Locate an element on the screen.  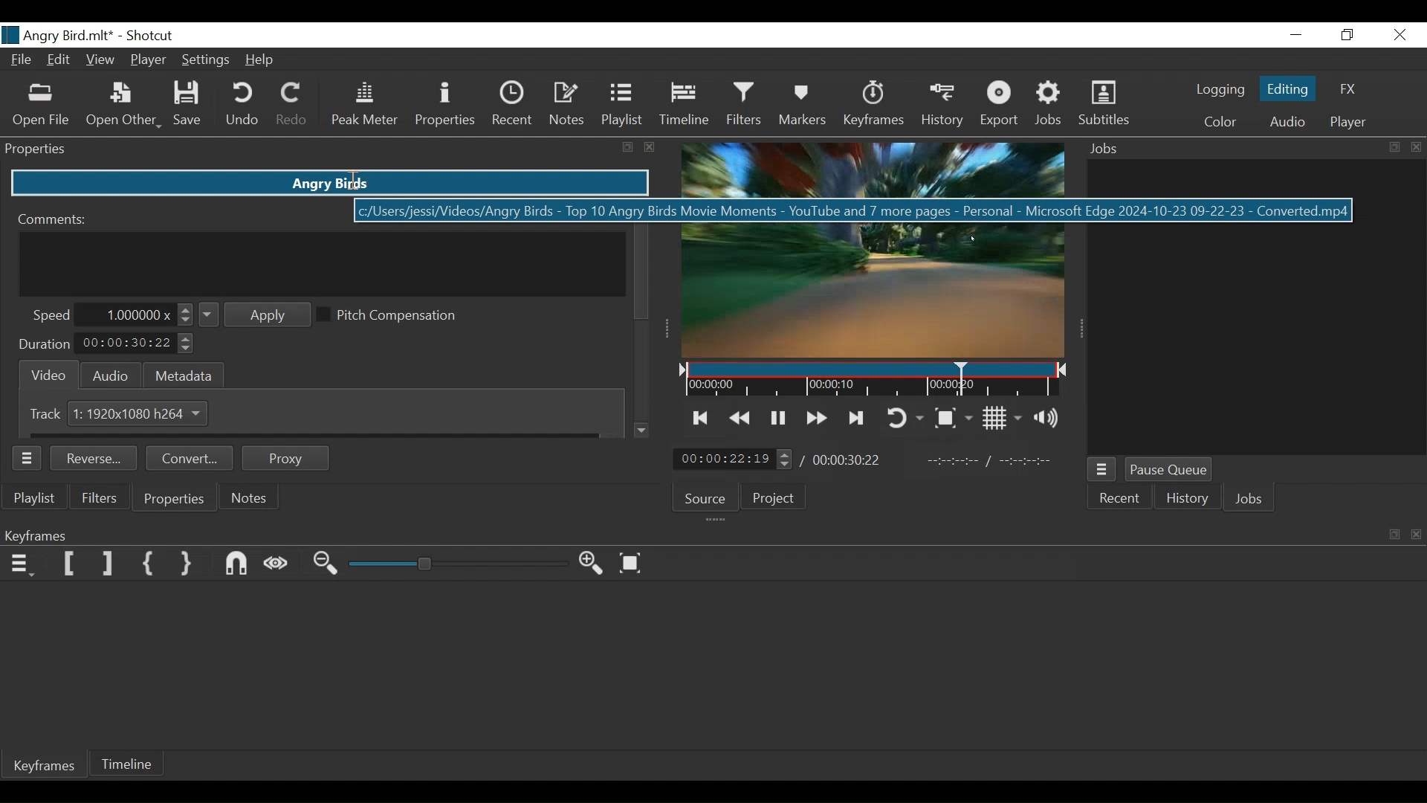
Pause Queue is located at coordinates (1171, 469).